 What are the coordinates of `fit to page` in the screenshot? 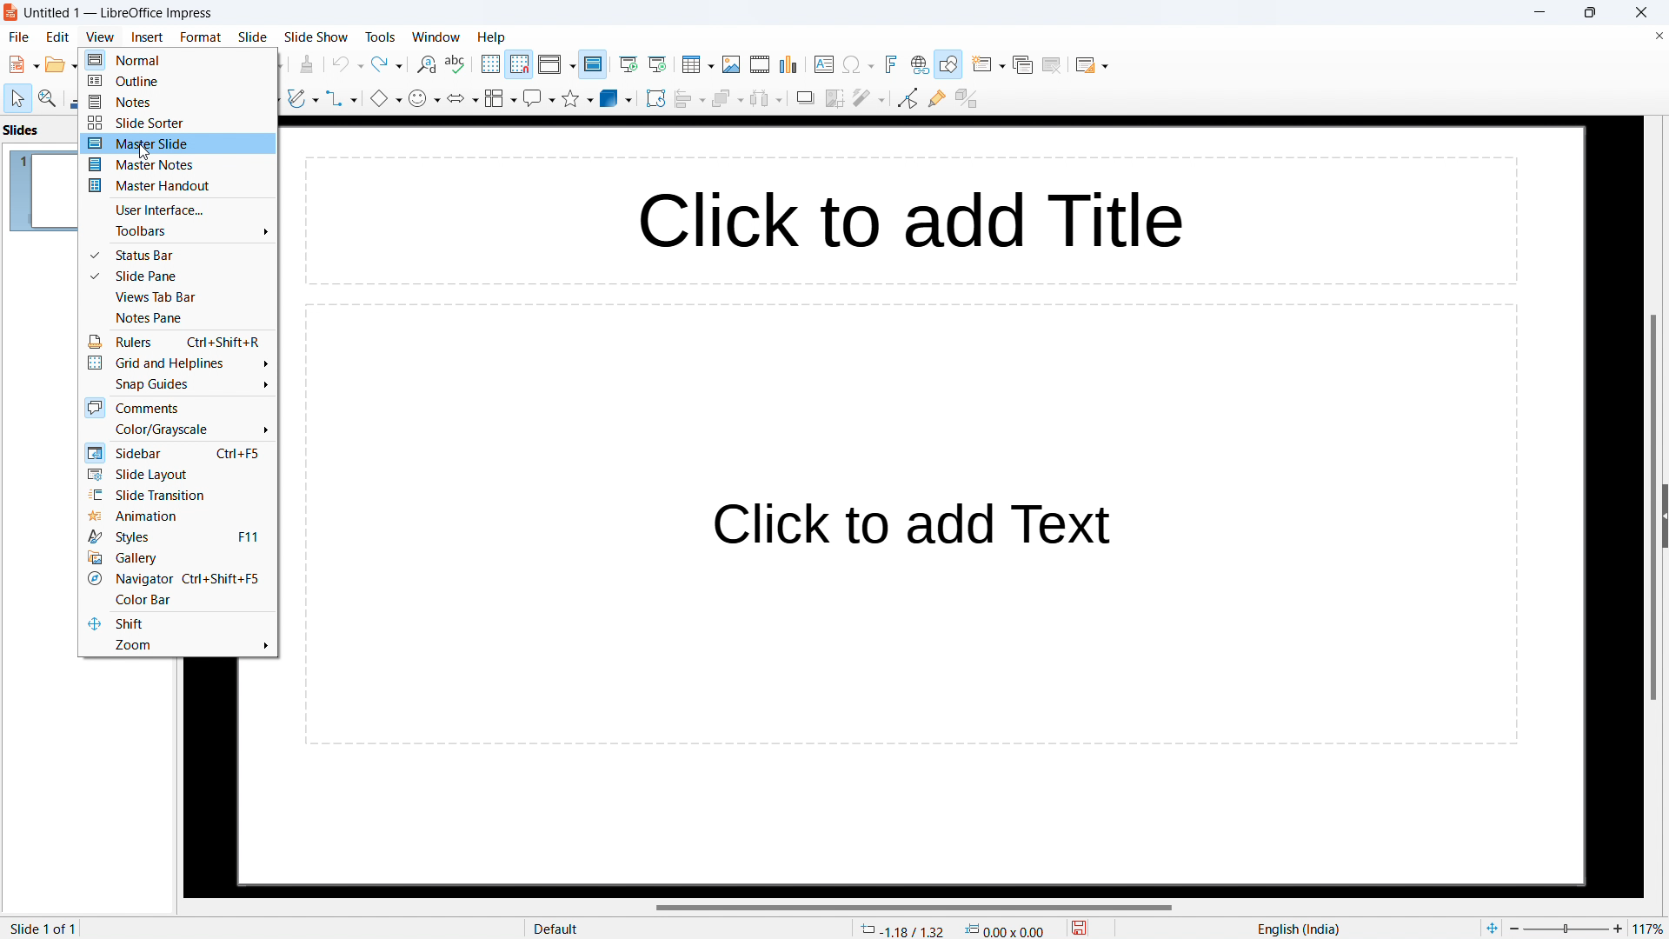 It's located at (1491, 928).